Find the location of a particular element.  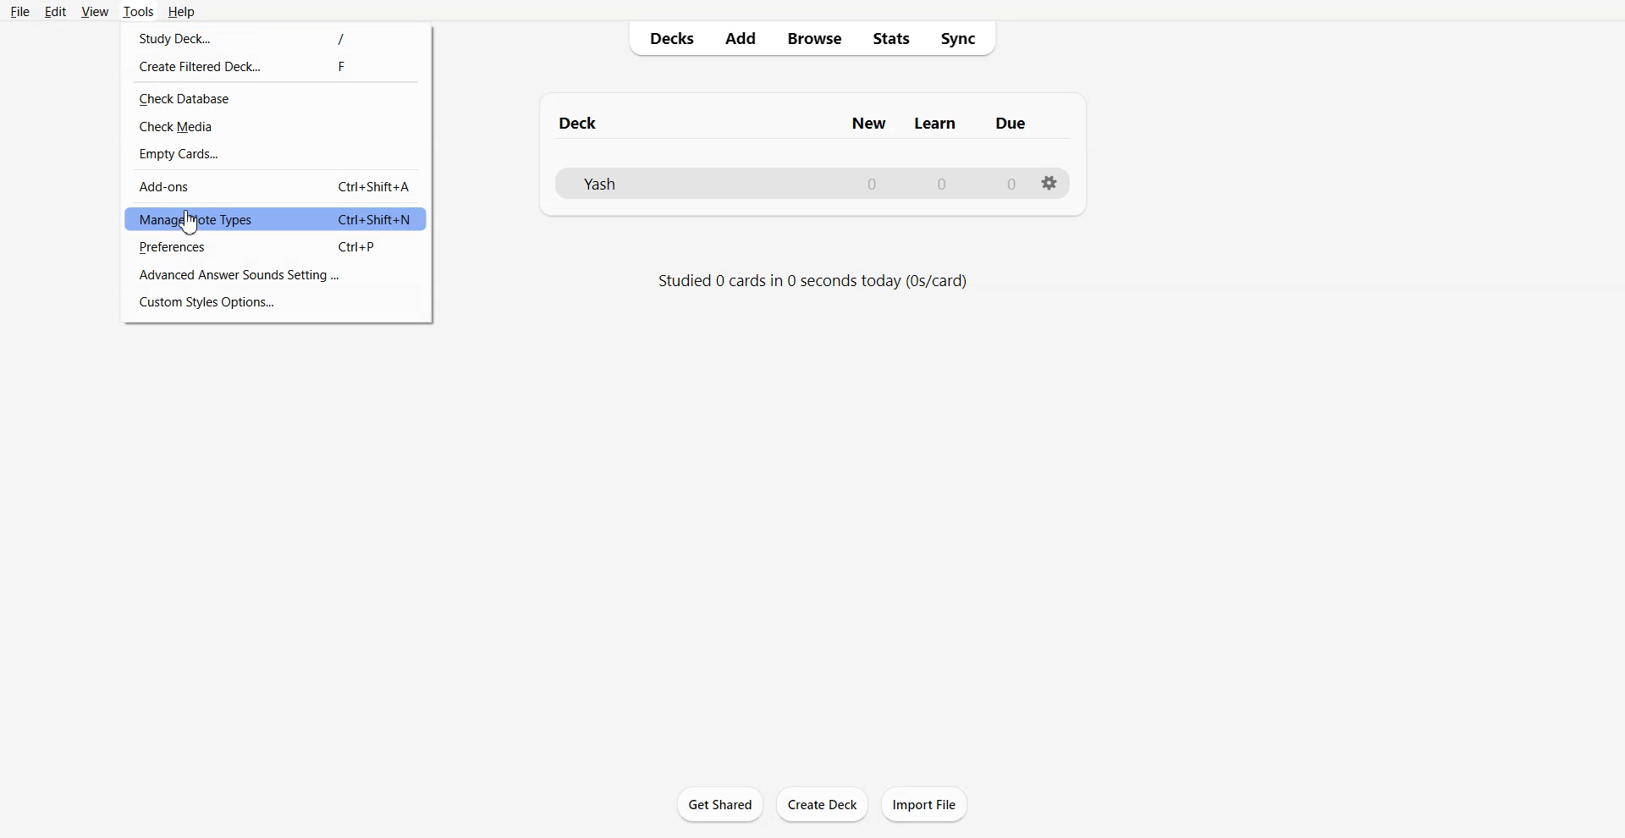

View is located at coordinates (96, 11).